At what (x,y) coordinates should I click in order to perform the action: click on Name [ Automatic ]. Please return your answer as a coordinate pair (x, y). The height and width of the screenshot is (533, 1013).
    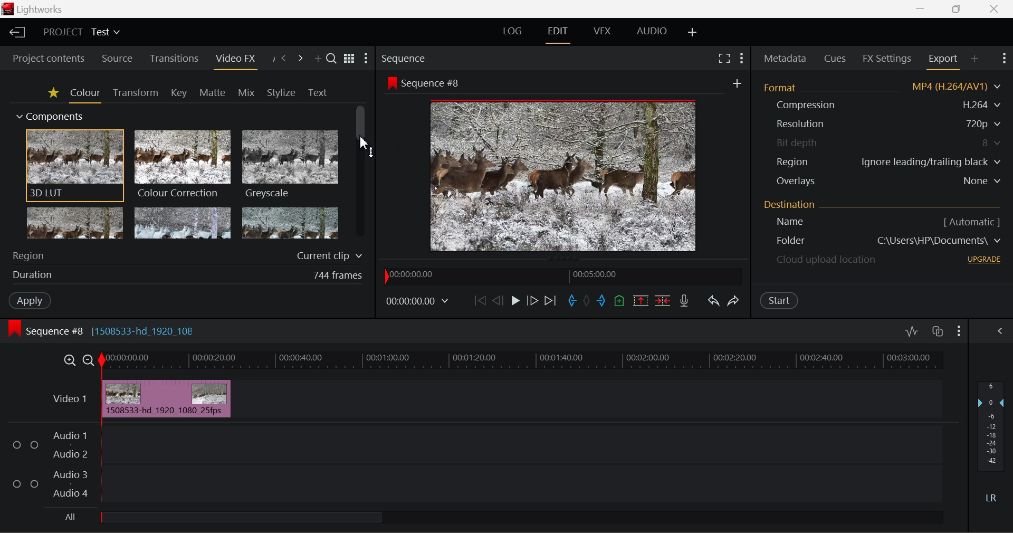
    Looking at the image, I should click on (786, 222).